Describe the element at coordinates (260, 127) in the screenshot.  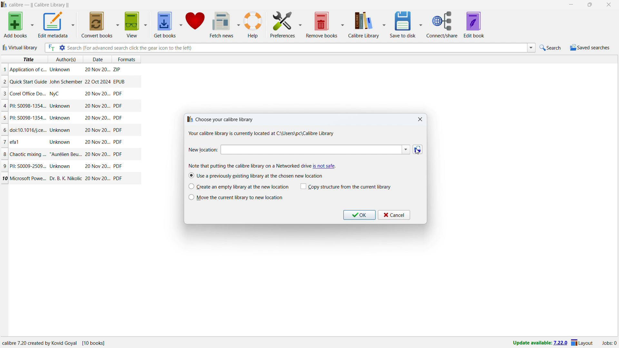
I see `choose your calibre library dialogbox` at that location.